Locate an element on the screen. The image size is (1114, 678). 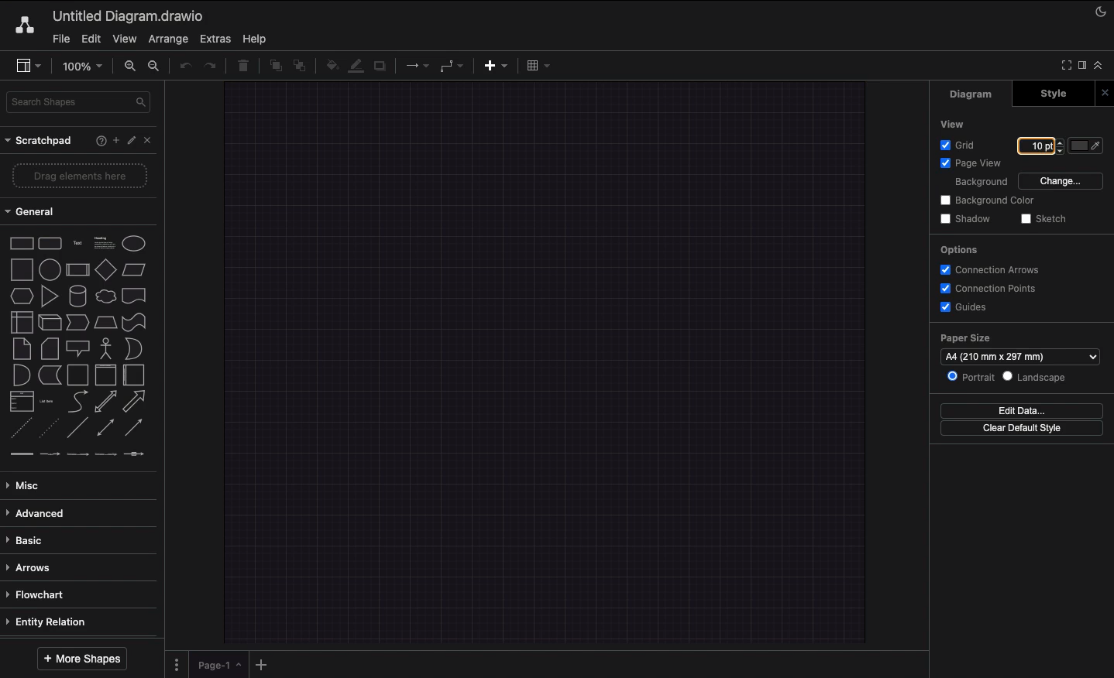
Help is located at coordinates (259, 39).